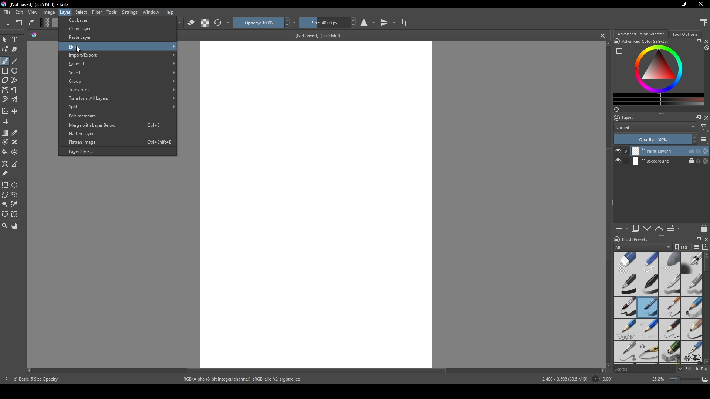  What do you see at coordinates (657, 379) in the screenshot?
I see `25.2%` at bounding box center [657, 379].